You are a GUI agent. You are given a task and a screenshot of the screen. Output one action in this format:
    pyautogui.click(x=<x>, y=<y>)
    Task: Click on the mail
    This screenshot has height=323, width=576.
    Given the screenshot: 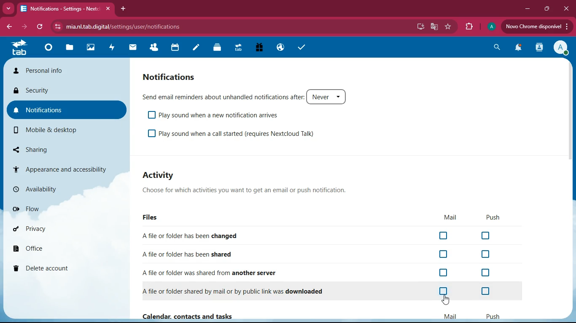 What is the action you would take?
    pyautogui.click(x=449, y=217)
    